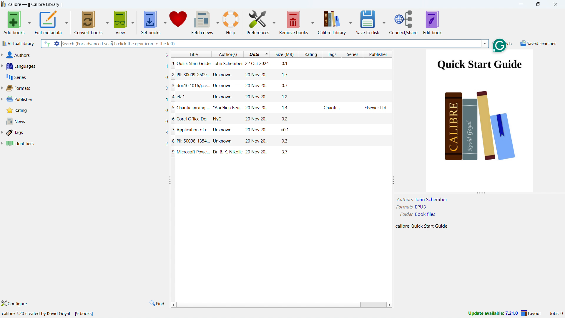 The image size is (565, 318). Describe the element at coordinates (2, 67) in the screenshot. I see `expand languages` at that location.